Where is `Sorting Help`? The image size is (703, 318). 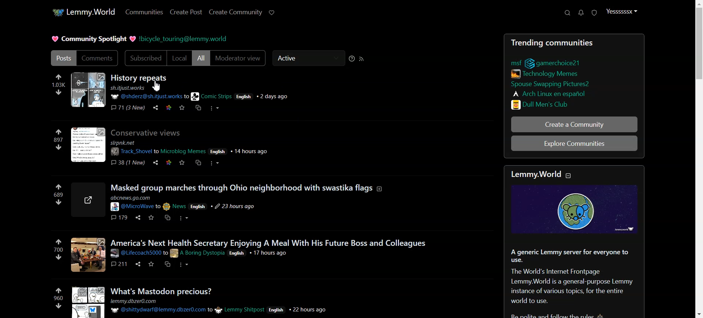 Sorting Help is located at coordinates (352, 59).